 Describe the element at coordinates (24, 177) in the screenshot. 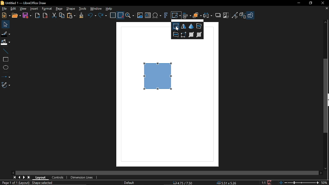

I see `next page` at that location.